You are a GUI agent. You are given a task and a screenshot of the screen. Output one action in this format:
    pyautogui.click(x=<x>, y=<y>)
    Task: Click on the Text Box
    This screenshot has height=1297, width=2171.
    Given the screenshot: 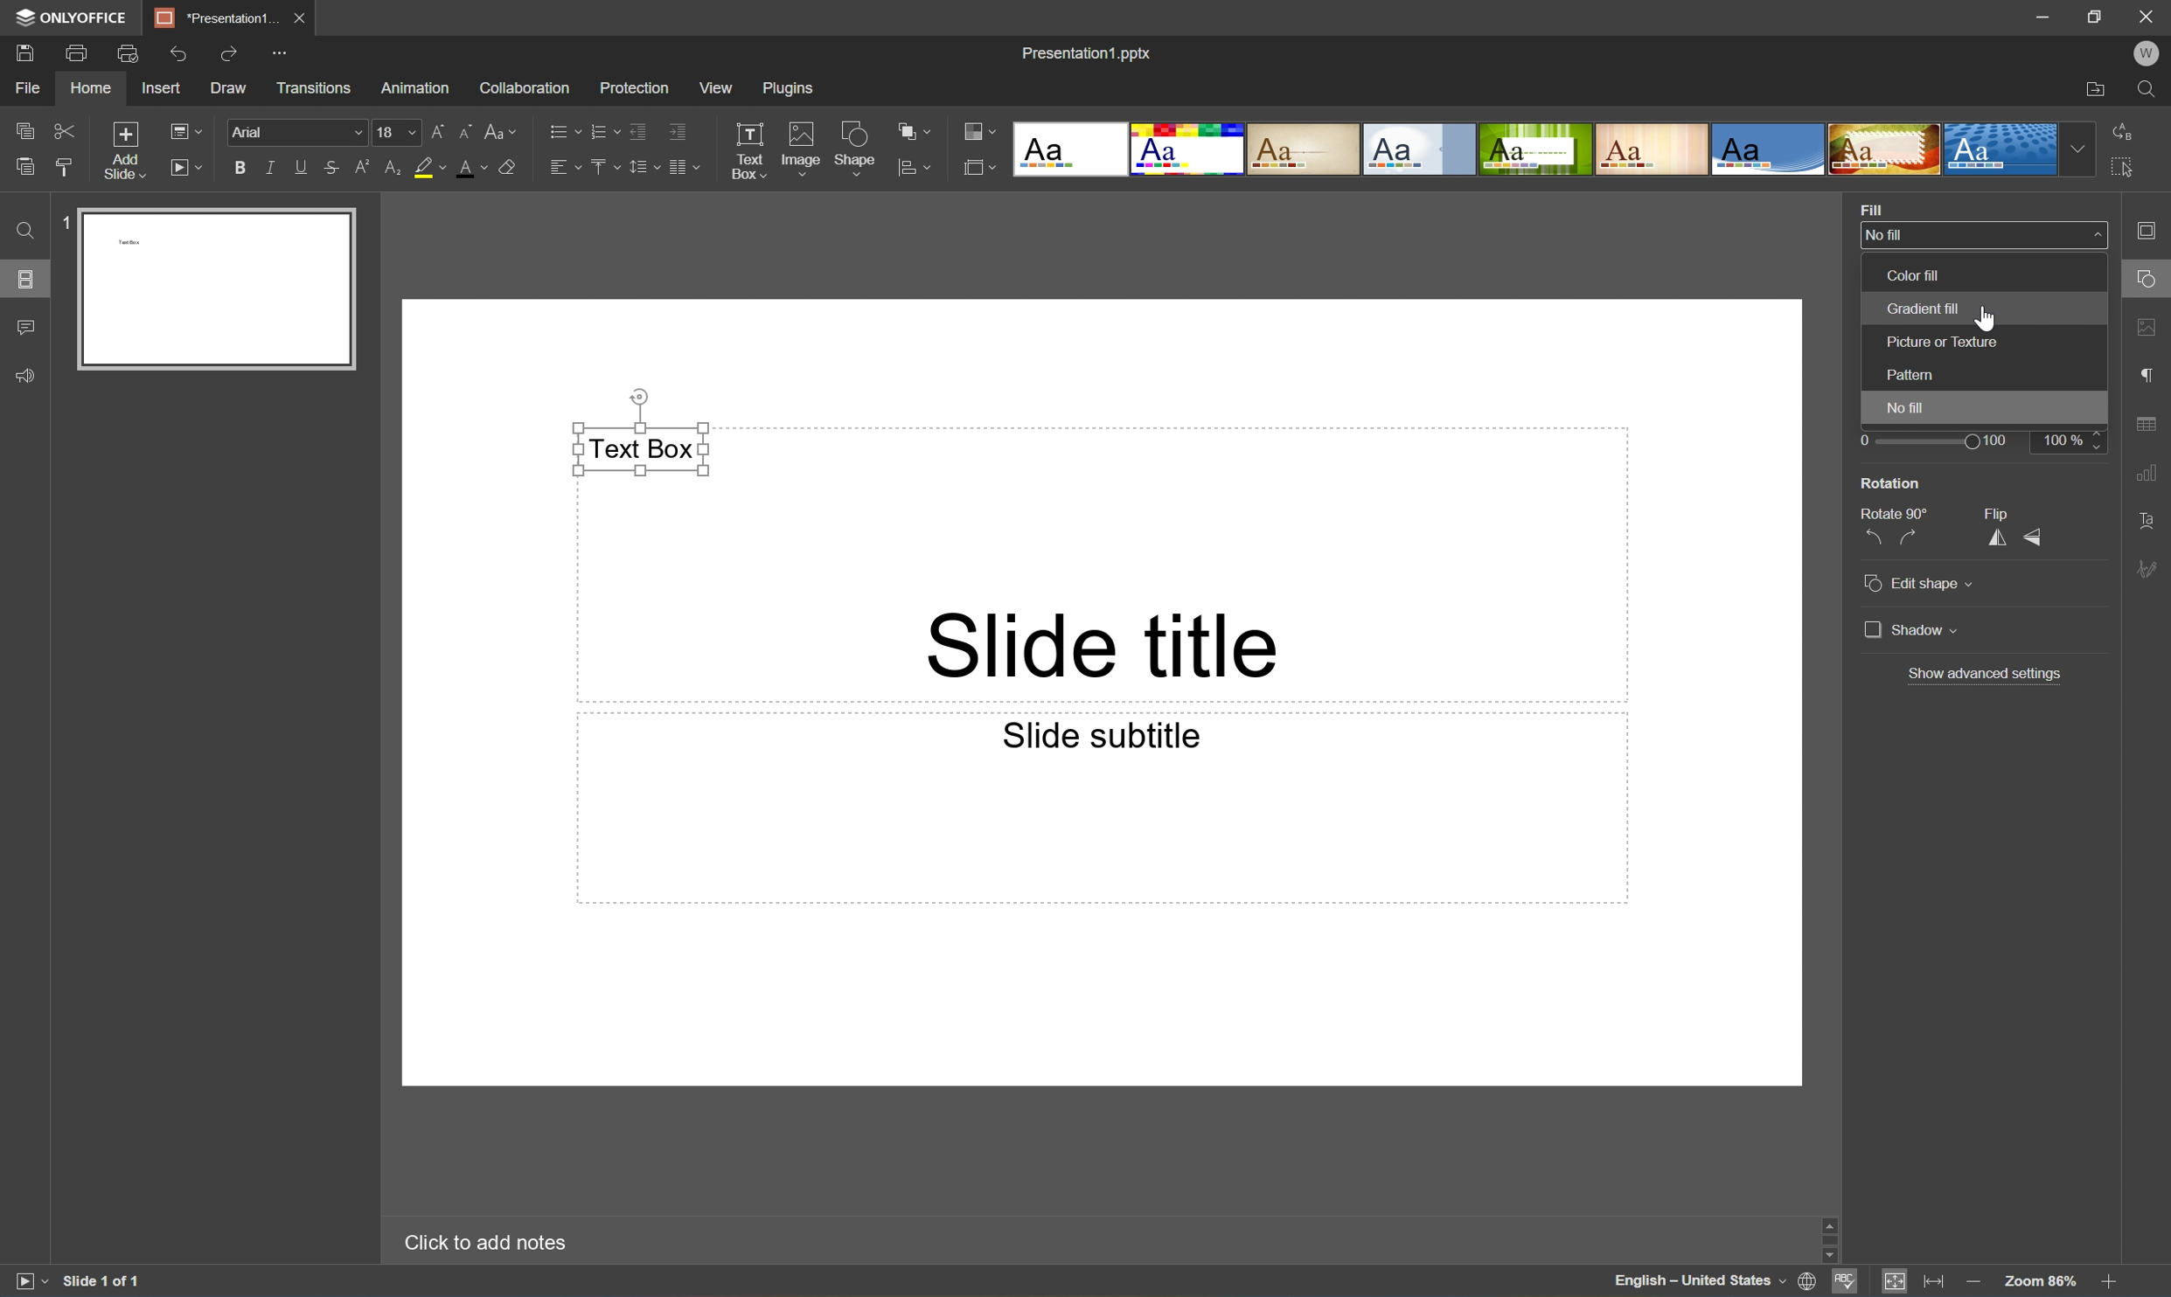 What is the action you would take?
    pyautogui.click(x=745, y=150)
    